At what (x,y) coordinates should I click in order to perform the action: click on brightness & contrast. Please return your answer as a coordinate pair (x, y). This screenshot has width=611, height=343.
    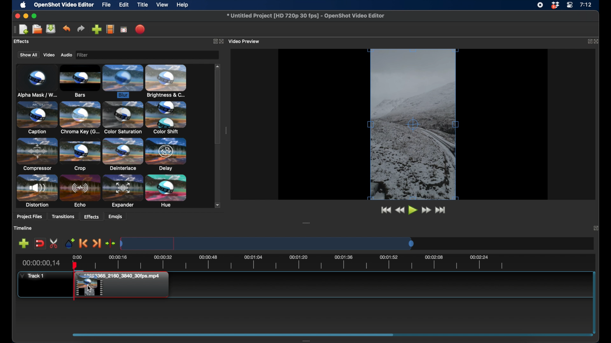
    Looking at the image, I should click on (166, 81).